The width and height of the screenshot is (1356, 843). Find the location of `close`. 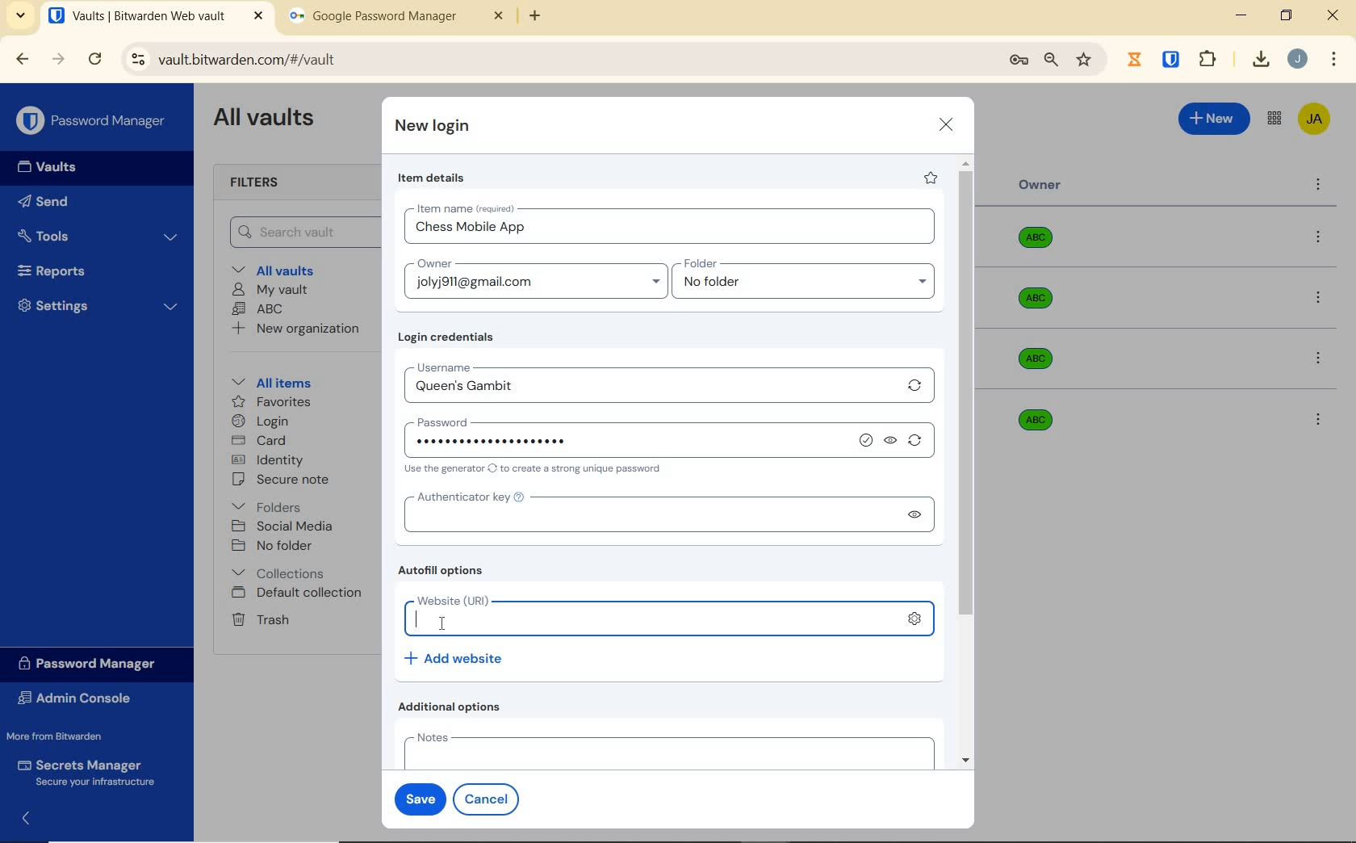

close is located at coordinates (947, 124).